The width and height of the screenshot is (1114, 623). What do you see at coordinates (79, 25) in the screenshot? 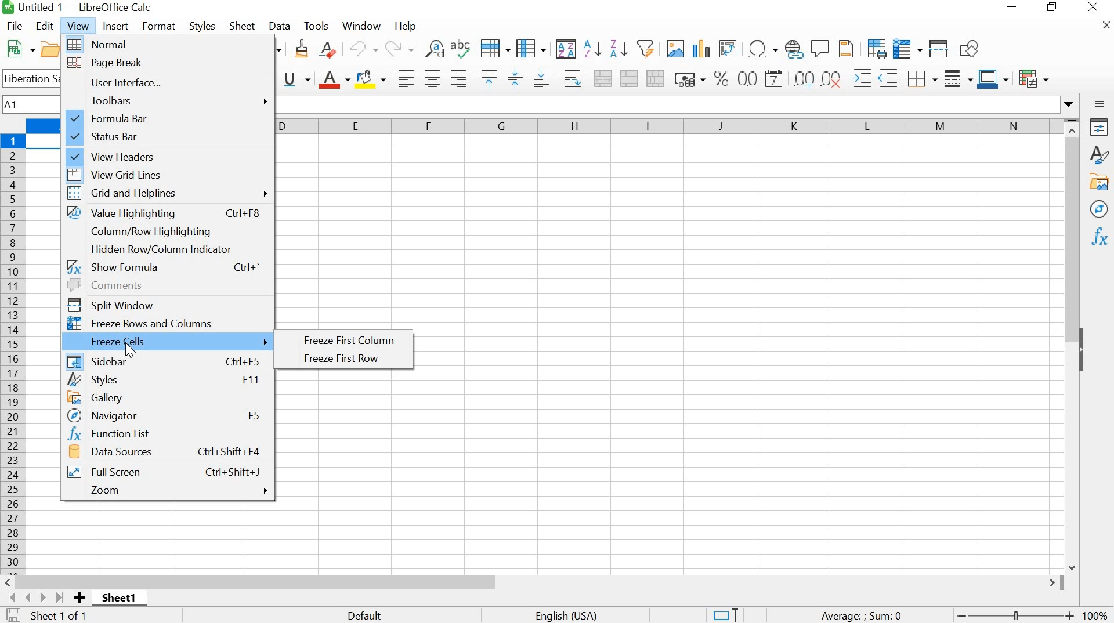
I see `VIEW` at bounding box center [79, 25].